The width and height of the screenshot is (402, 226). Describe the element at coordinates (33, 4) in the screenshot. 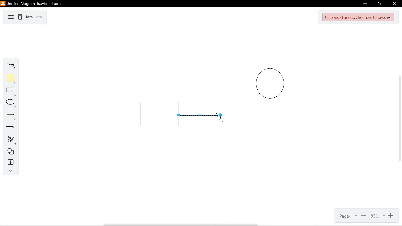

I see `Untitled diagram drawio` at that location.